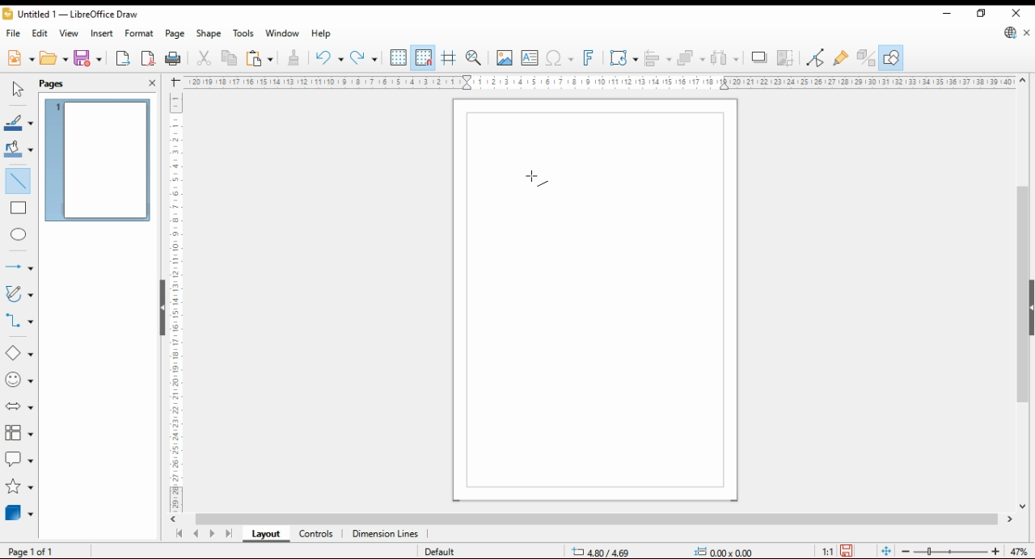  I want to click on dimension, so click(386, 535).